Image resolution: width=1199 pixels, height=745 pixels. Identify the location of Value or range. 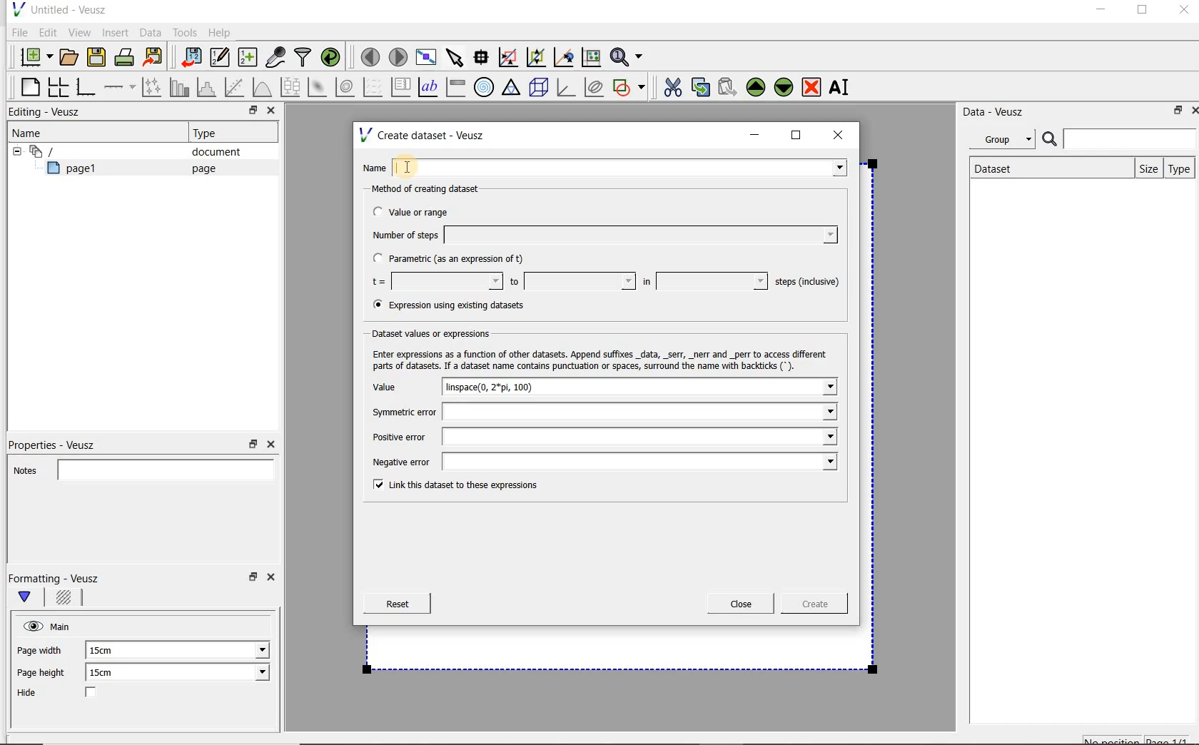
(423, 210).